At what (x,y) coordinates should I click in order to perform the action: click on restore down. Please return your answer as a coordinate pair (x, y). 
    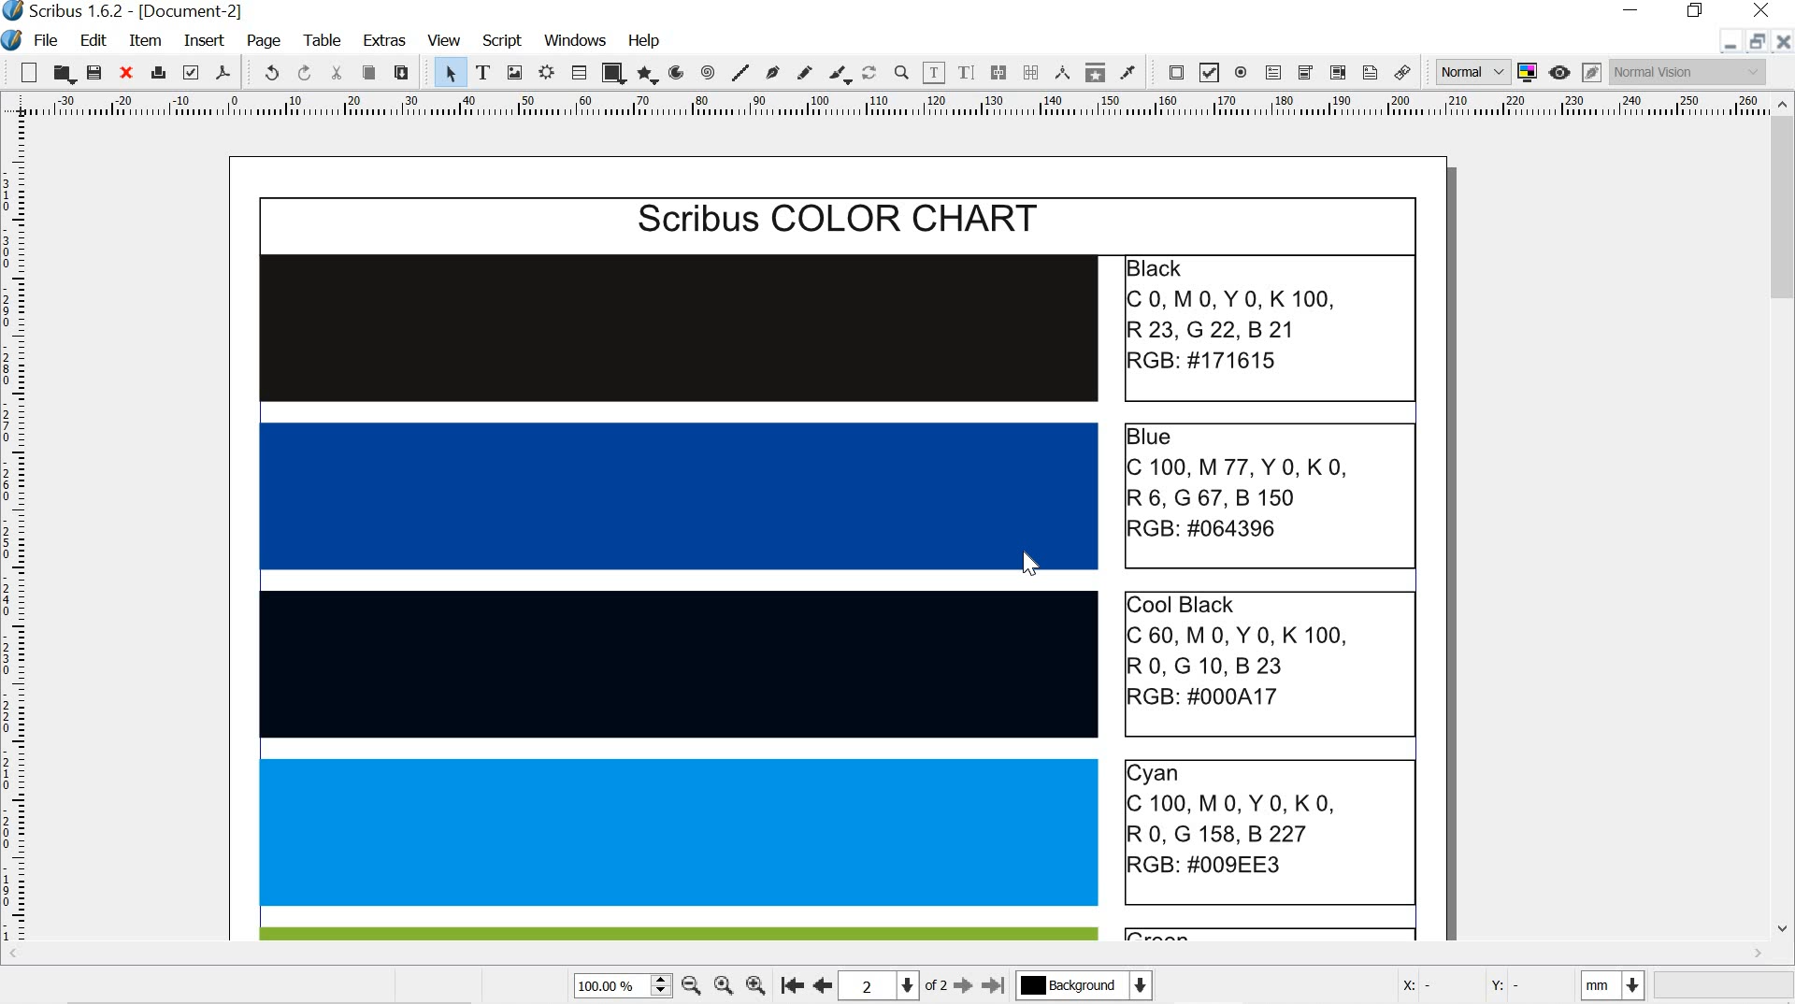
    Looking at the image, I should click on (1698, 11).